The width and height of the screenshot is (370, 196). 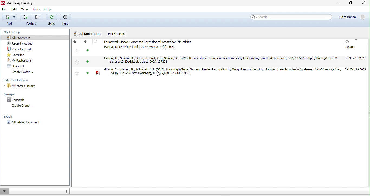 I want to click on cursor, so click(x=159, y=74).